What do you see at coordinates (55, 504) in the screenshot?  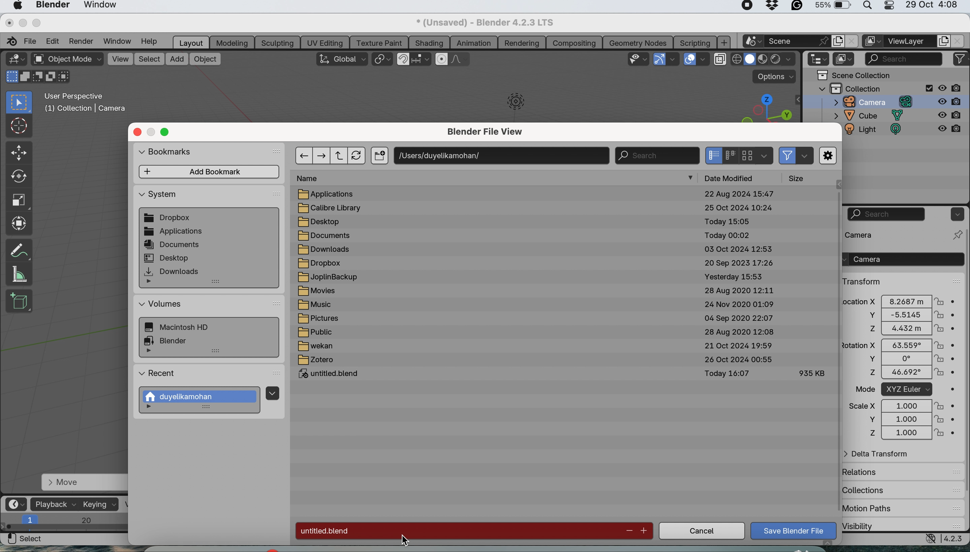 I see `playback` at bounding box center [55, 504].